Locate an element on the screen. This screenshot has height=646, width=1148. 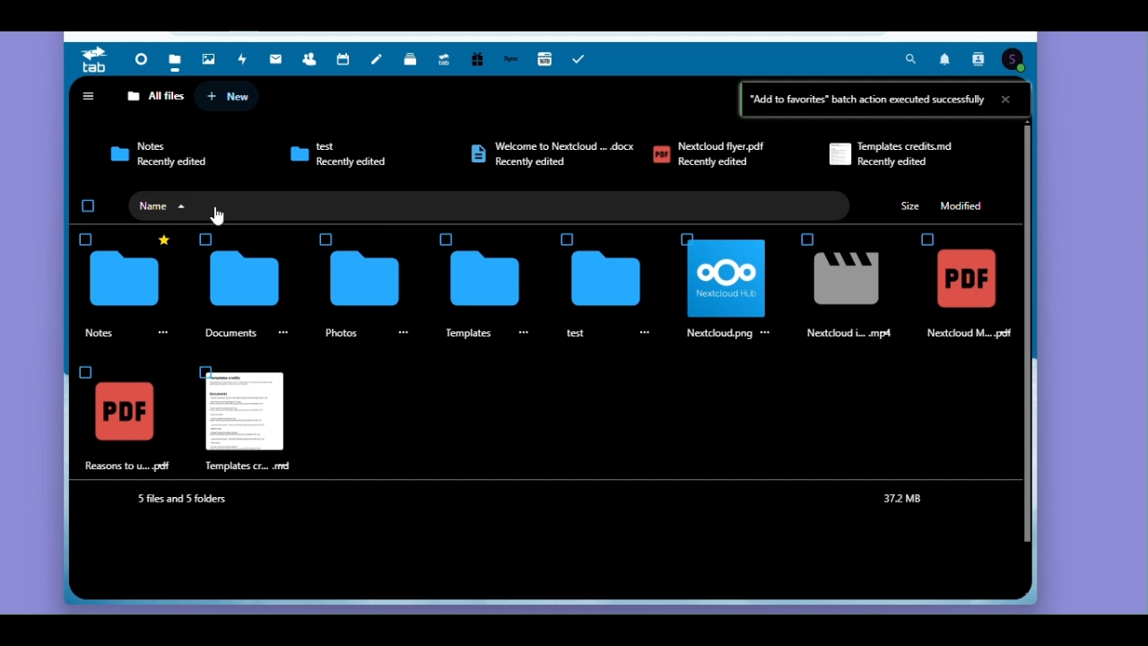
Ellipsis is located at coordinates (647, 333).